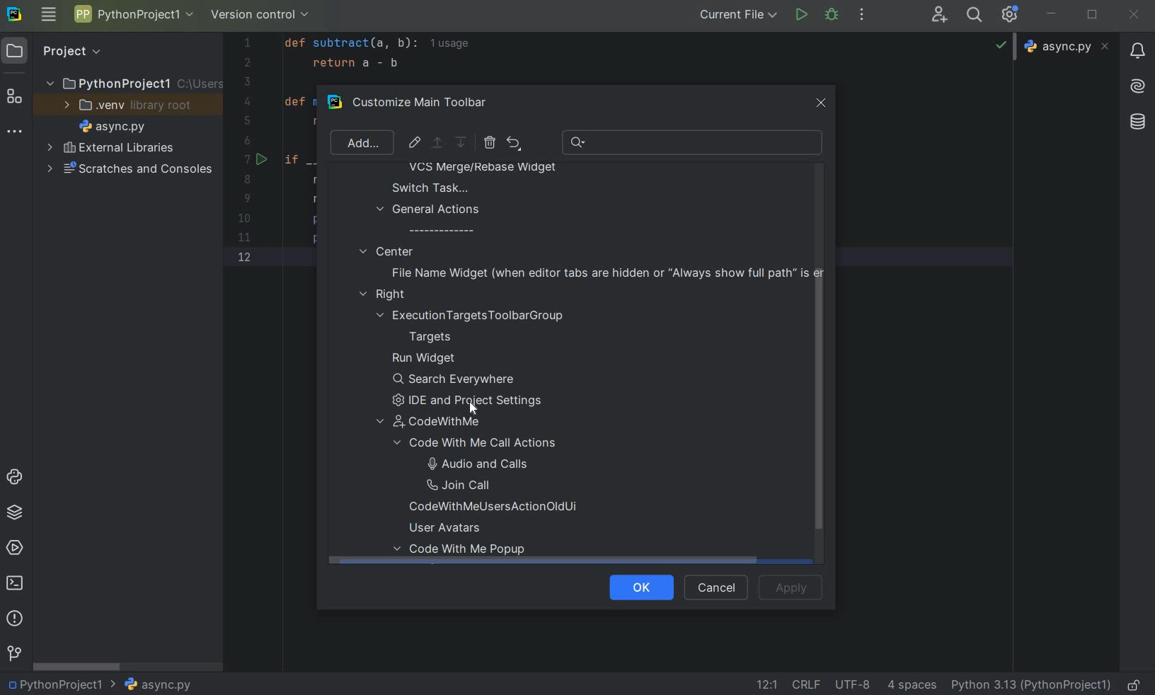  Describe the element at coordinates (1133, 16) in the screenshot. I see `CLOSE` at that location.